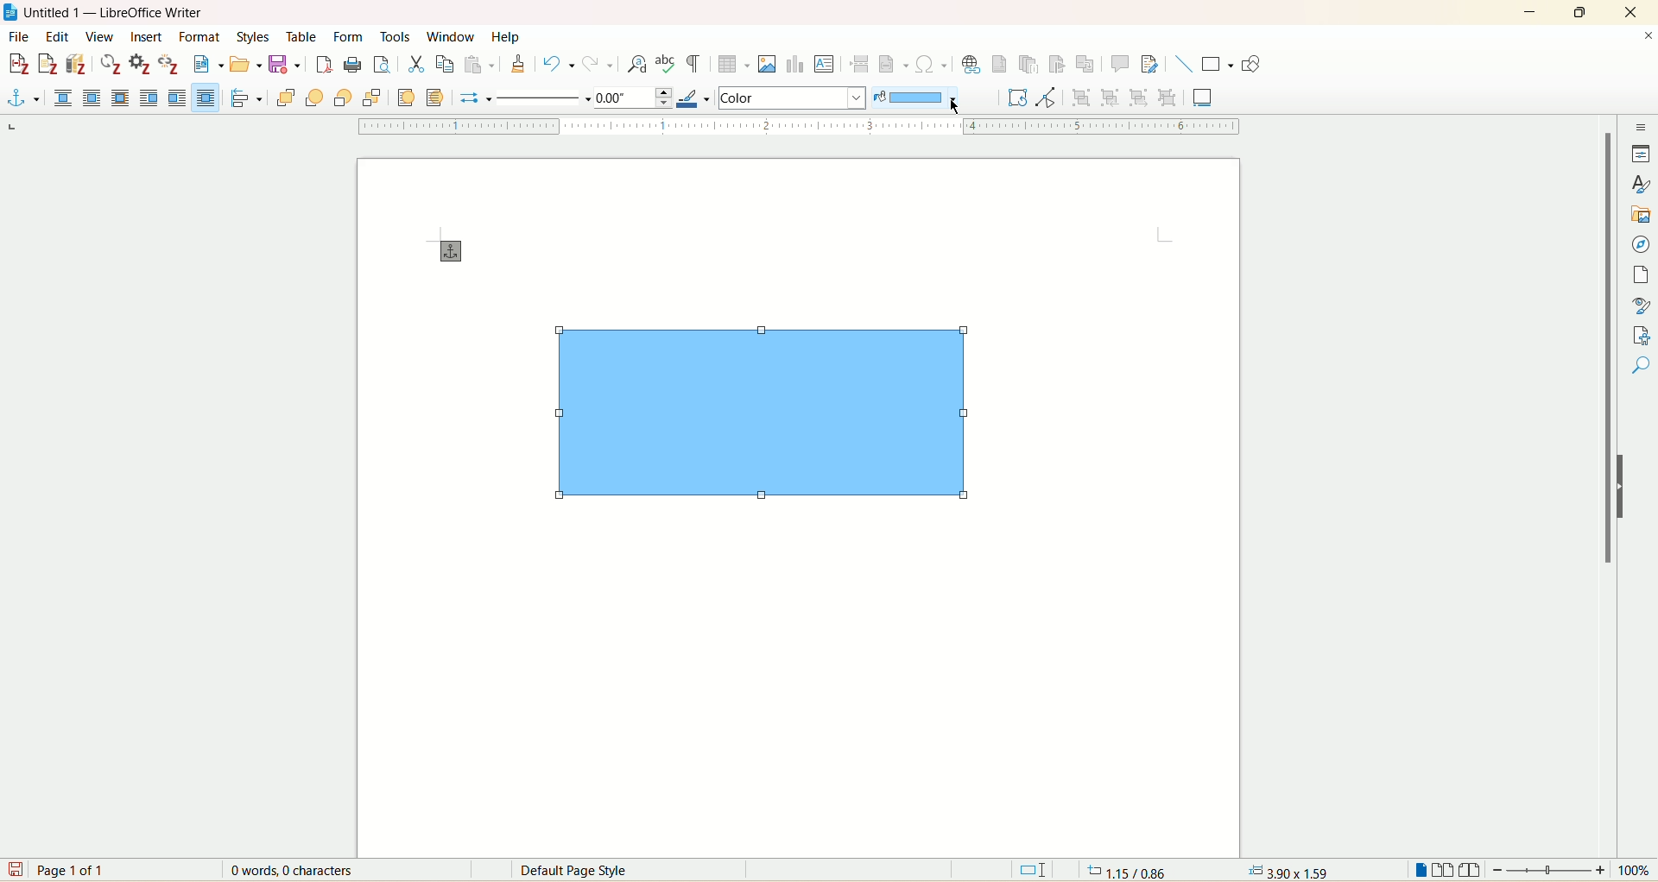  I want to click on add bibliography, so click(77, 65).